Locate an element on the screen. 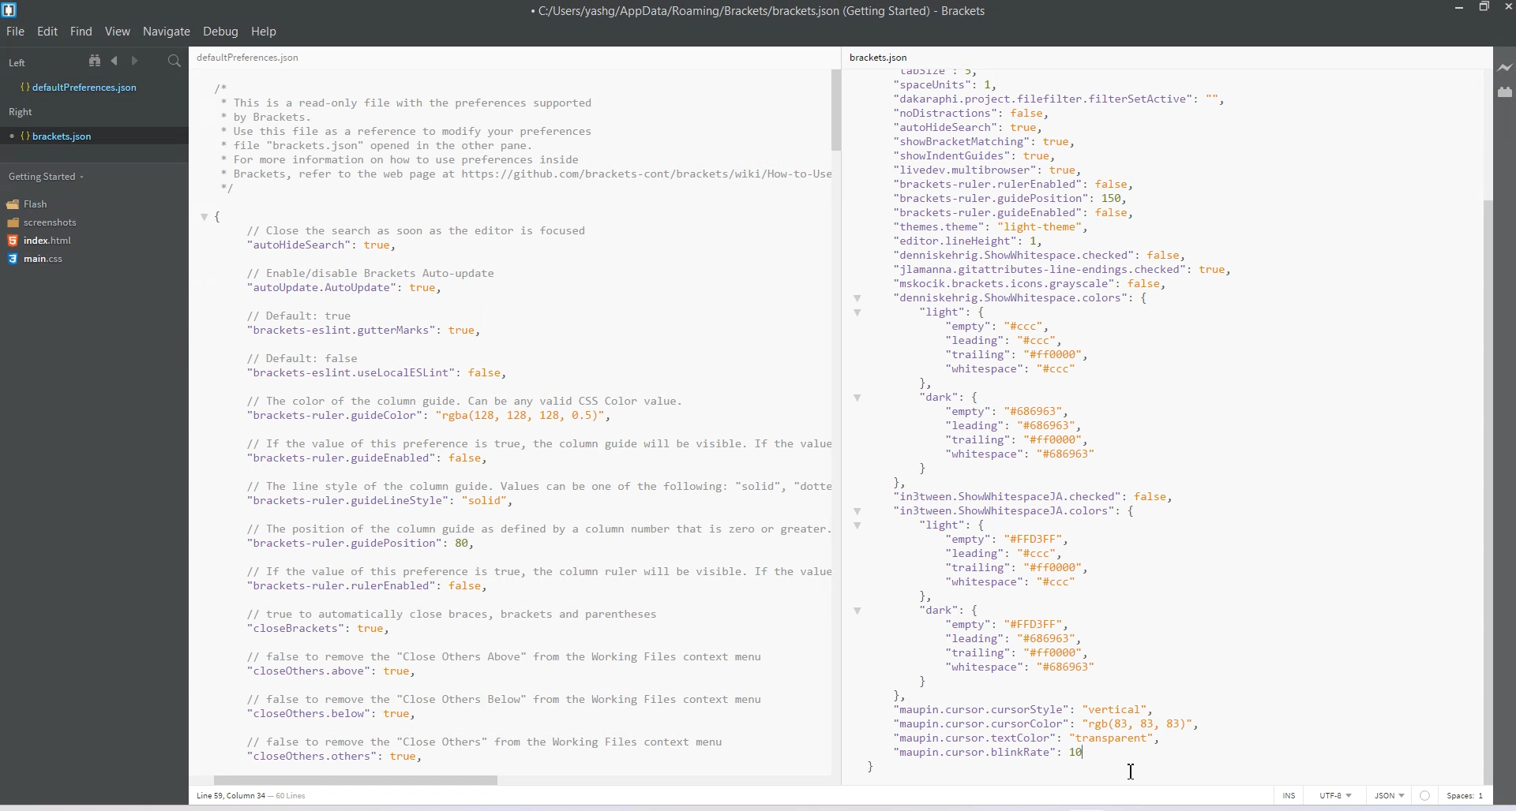 This screenshot has width=1516, height=811. Defaultpreferences.json is located at coordinates (93, 88).